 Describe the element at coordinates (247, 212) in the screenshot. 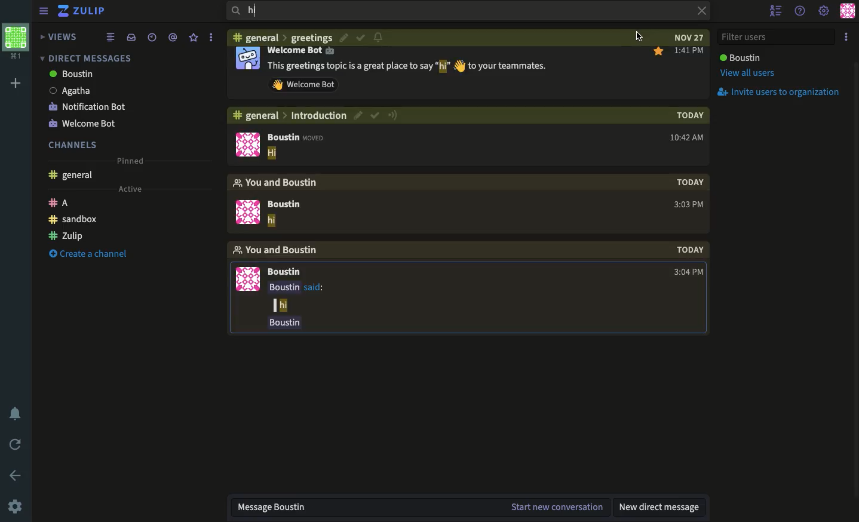

I see `display picture` at that location.